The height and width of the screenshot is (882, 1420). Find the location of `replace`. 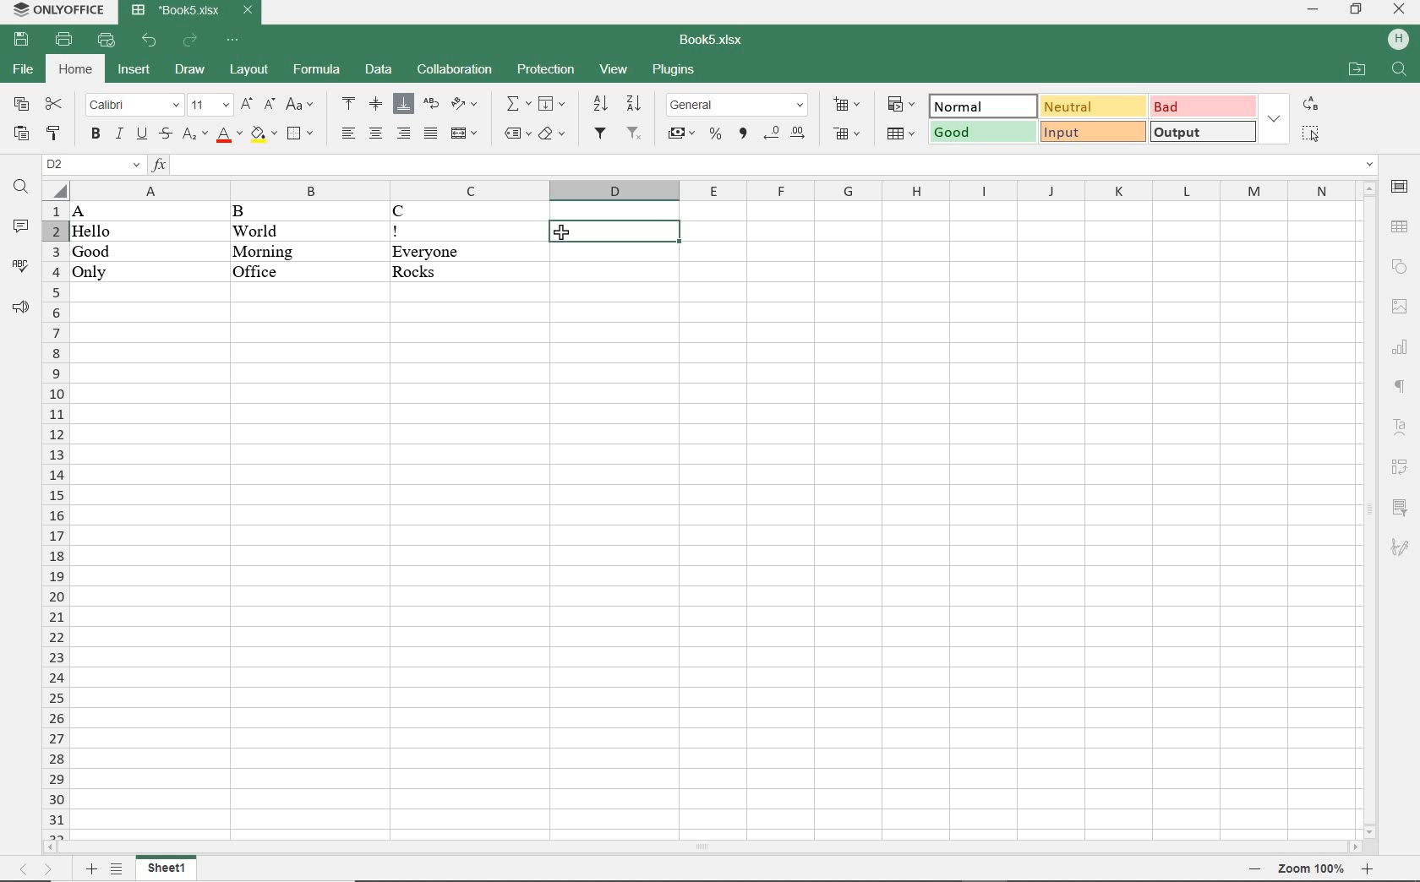

replace is located at coordinates (1312, 105).